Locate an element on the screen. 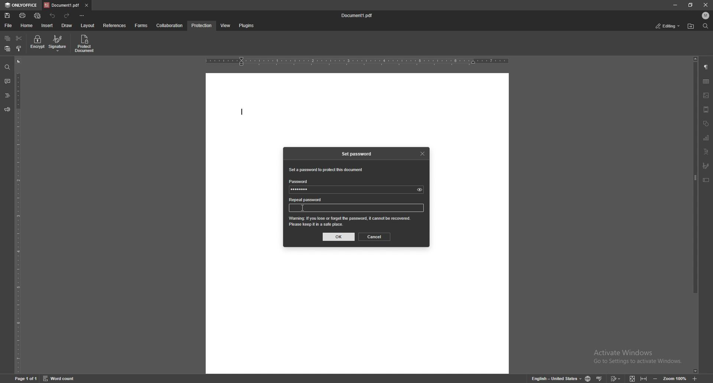  spell check is located at coordinates (600, 378).